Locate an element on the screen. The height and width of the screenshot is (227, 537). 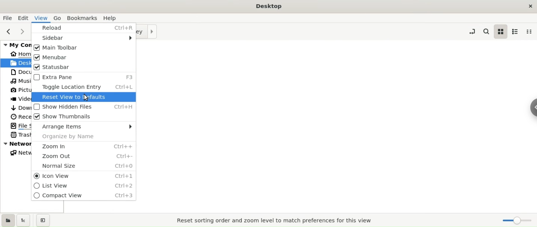
show thumbnalis is located at coordinates (84, 116).